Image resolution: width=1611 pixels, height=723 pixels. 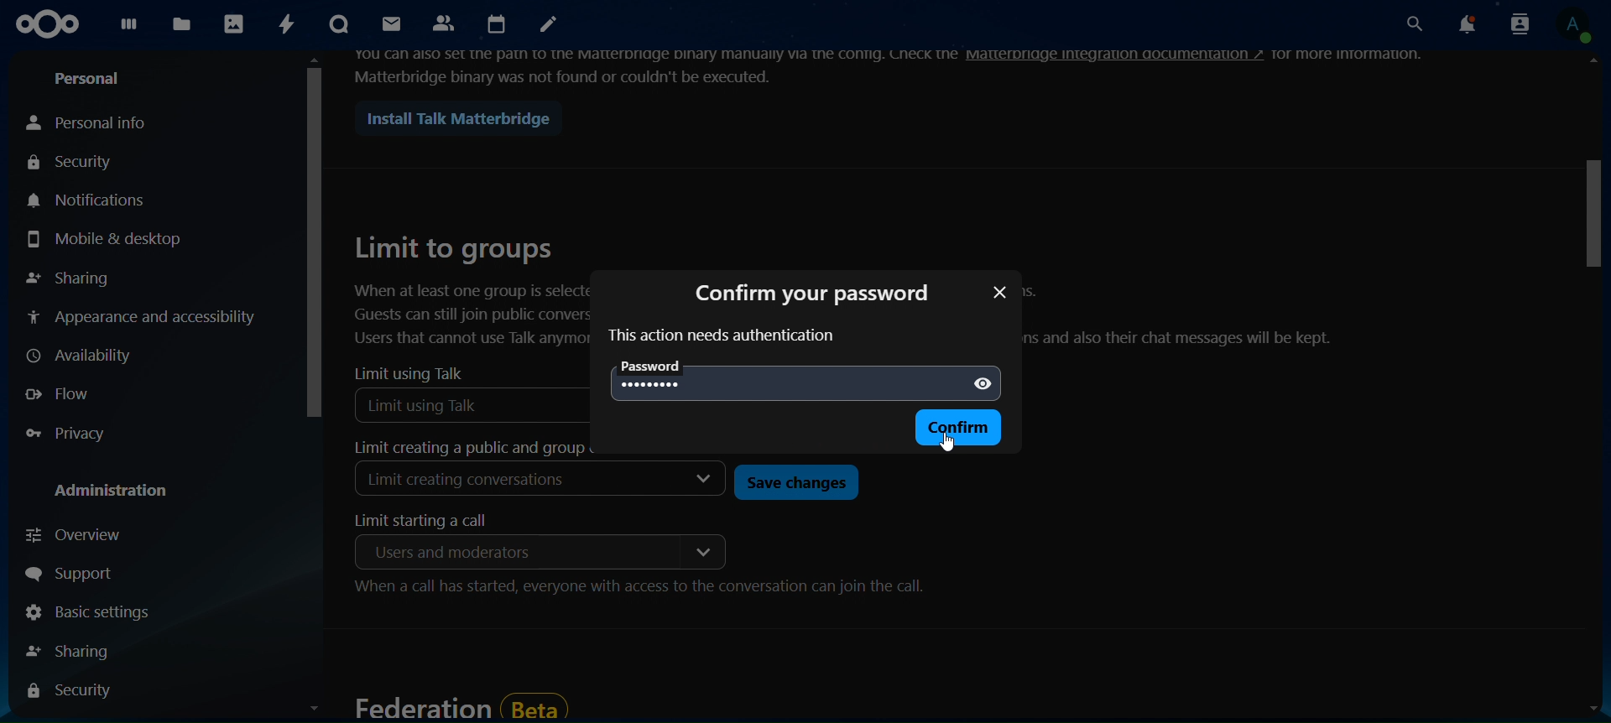 What do you see at coordinates (985, 381) in the screenshot?
I see `show password` at bounding box center [985, 381].